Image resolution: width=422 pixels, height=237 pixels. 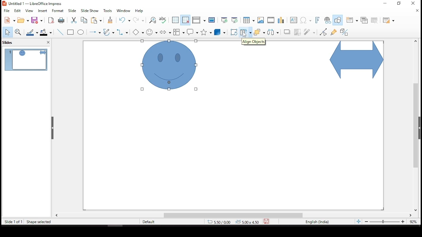 I want to click on show gluepoint functions, so click(x=333, y=32).